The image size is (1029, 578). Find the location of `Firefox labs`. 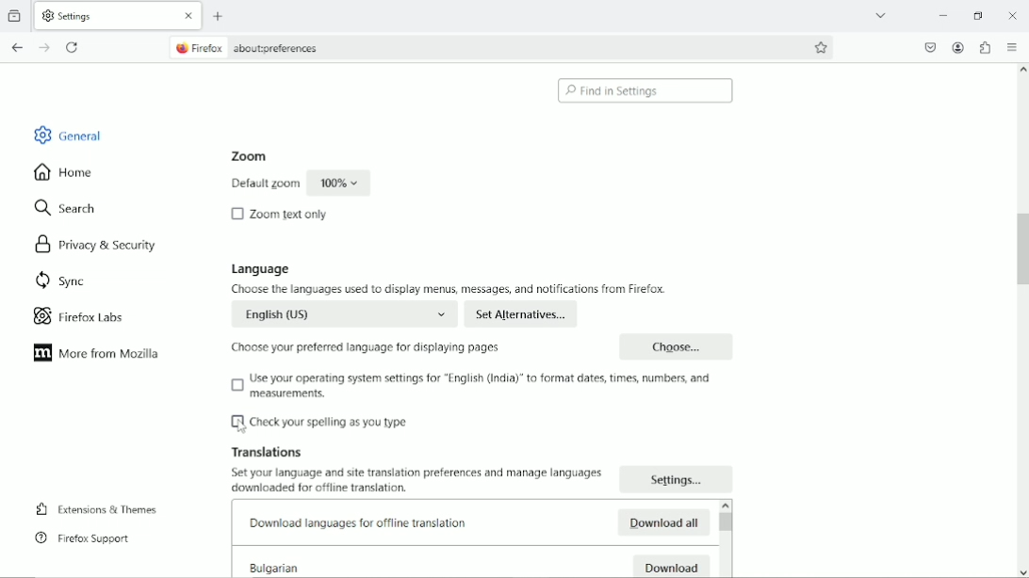

Firefox labs is located at coordinates (78, 315).